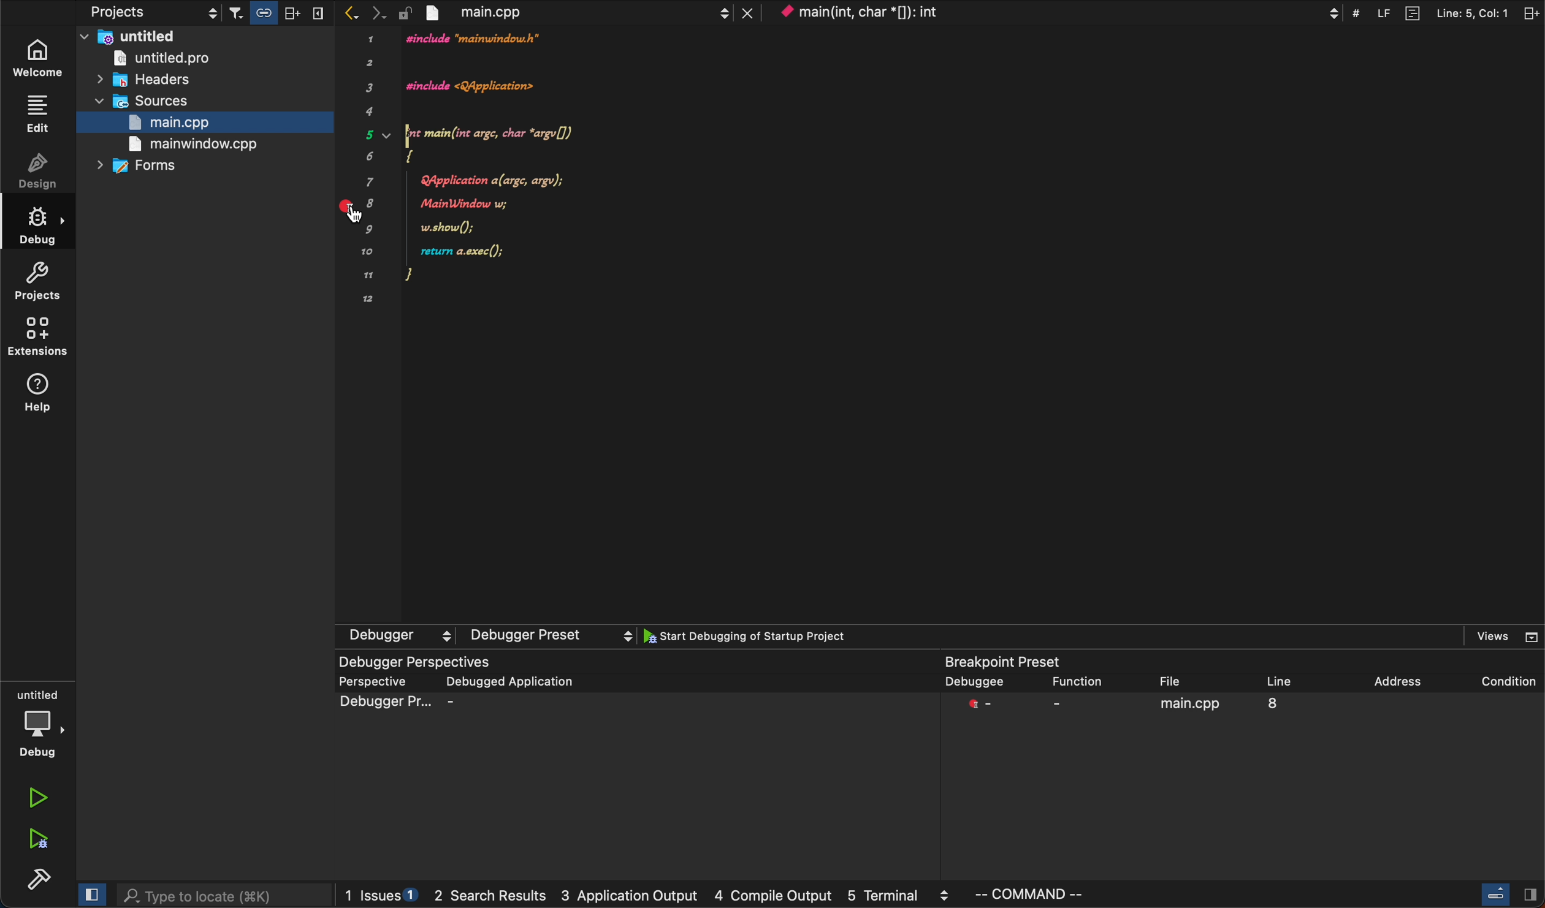 This screenshot has width=1545, height=908. What do you see at coordinates (39, 726) in the screenshot?
I see `debug` at bounding box center [39, 726].